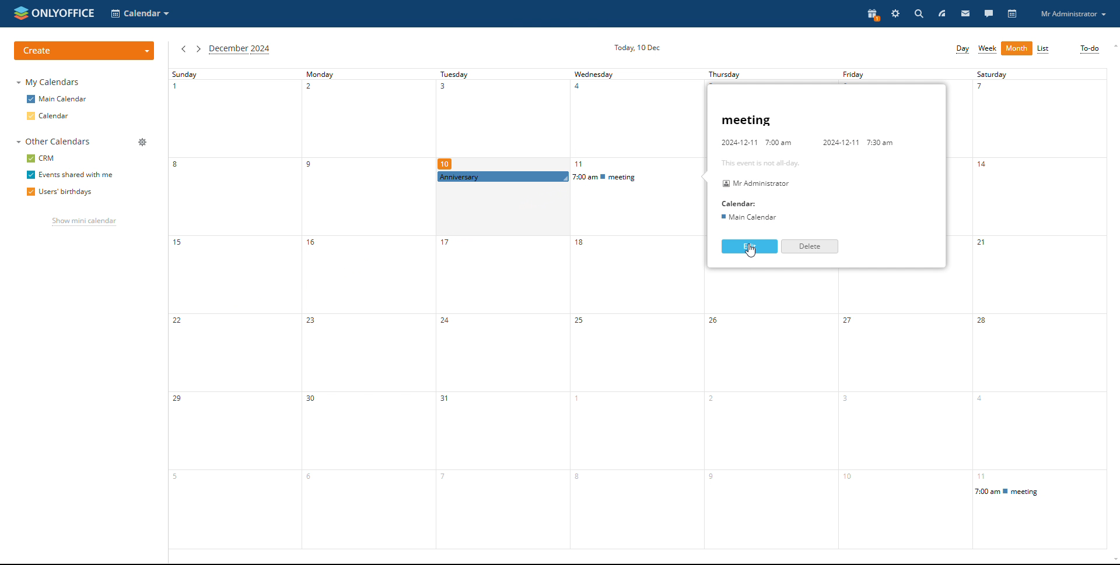 This screenshot has width=1120, height=565. Describe the element at coordinates (141, 13) in the screenshot. I see `select application` at that location.